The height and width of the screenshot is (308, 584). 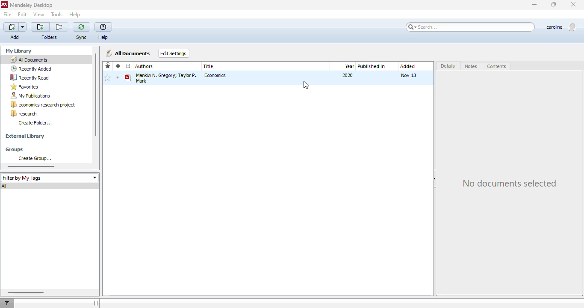 What do you see at coordinates (26, 293) in the screenshot?
I see `horizontal scroll bar` at bounding box center [26, 293].